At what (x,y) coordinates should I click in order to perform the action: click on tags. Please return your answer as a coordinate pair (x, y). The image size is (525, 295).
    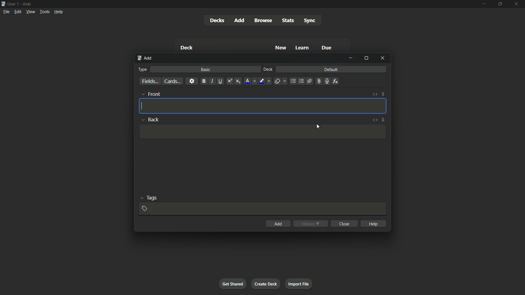
    Looking at the image, I should click on (149, 197).